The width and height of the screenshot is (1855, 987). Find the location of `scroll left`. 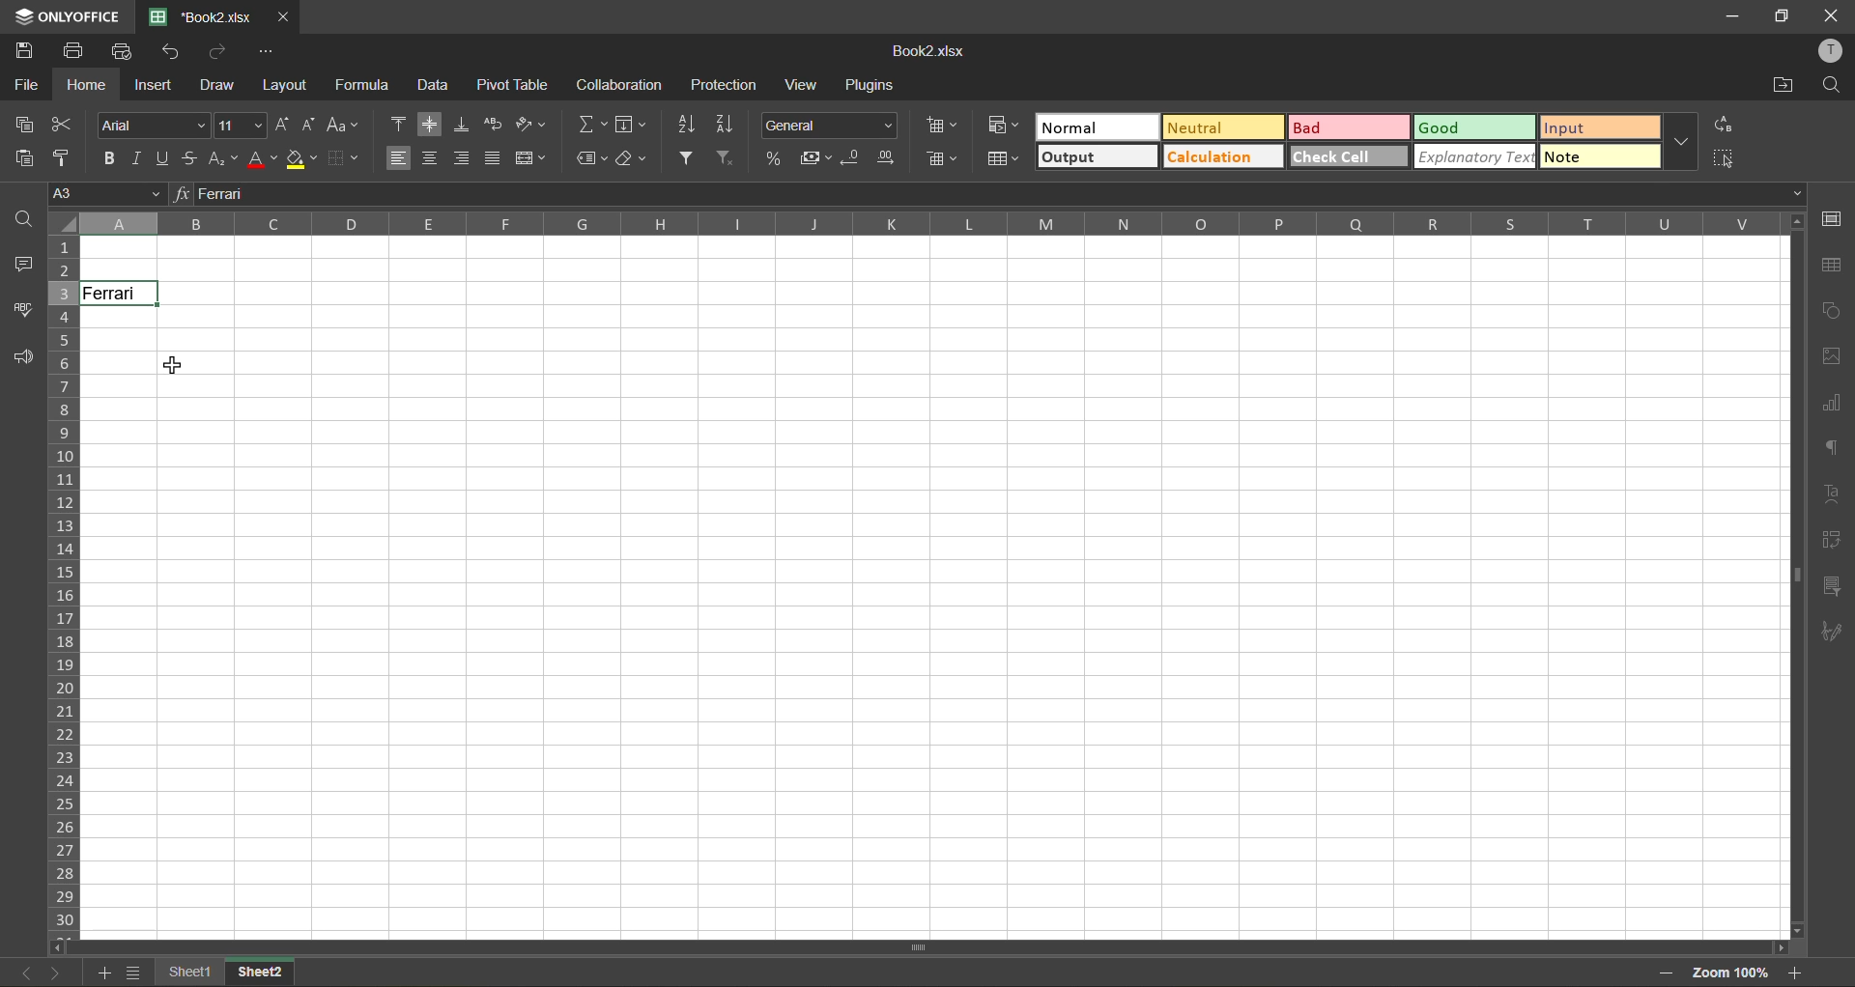

scroll left is located at coordinates (62, 947).